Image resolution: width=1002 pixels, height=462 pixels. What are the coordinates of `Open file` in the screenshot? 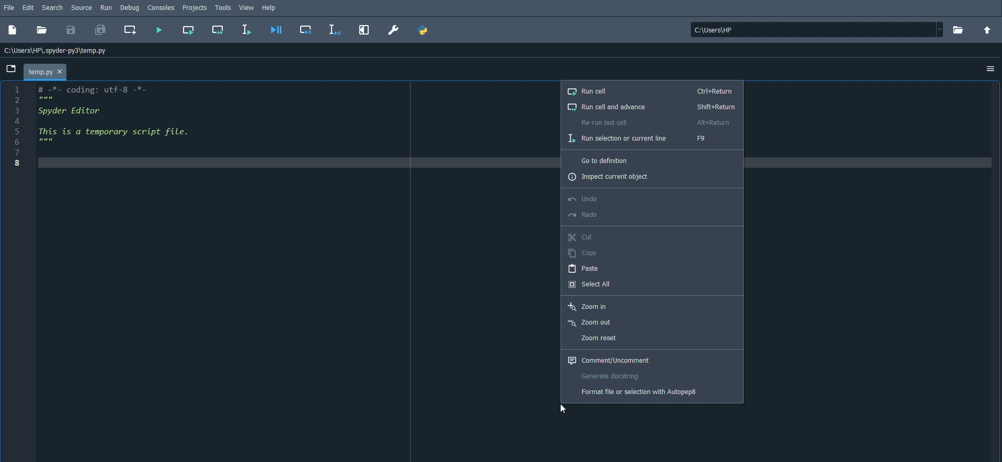 It's located at (42, 31).